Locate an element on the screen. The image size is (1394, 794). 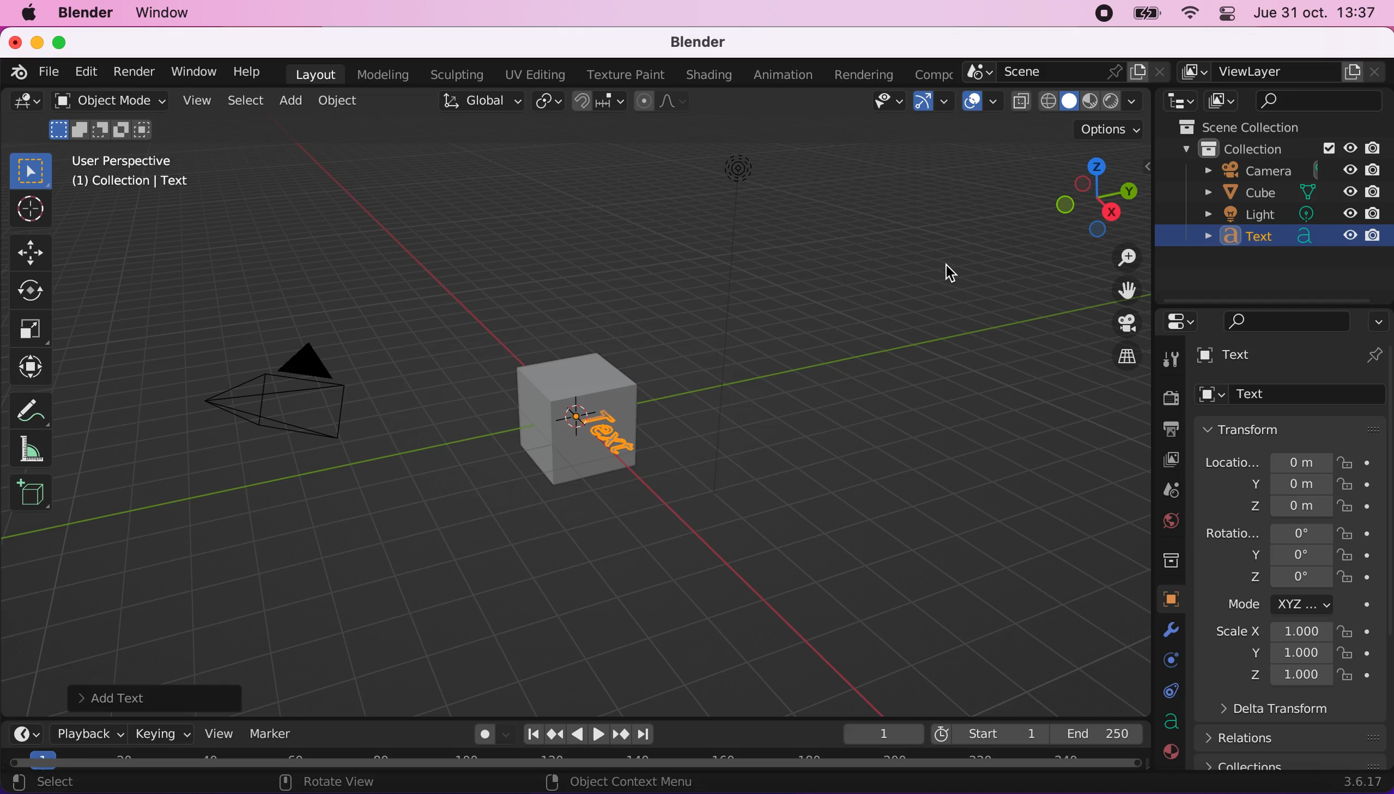
display the view is located at coordinates (1120, 323).